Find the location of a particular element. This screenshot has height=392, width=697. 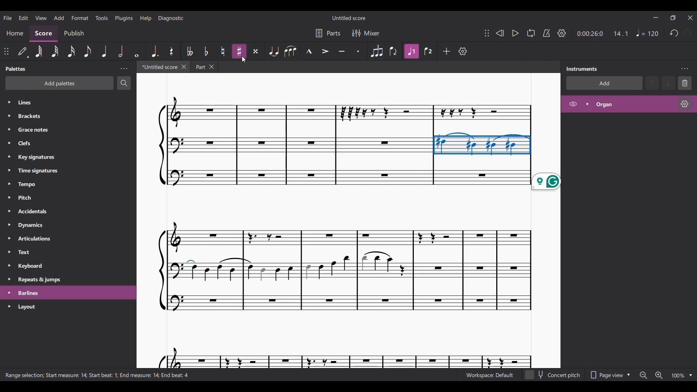

Tuplet is located at coordinates (376, 51).